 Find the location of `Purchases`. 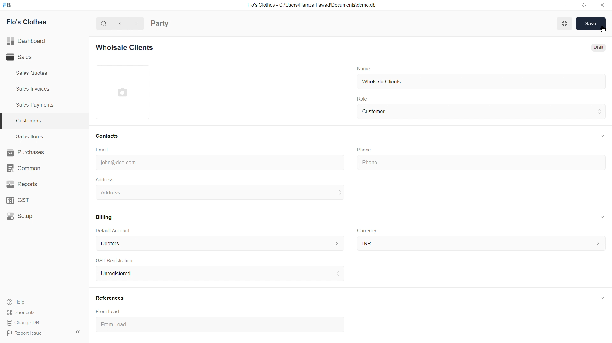

Purchases is located at coordinates (26, 152).